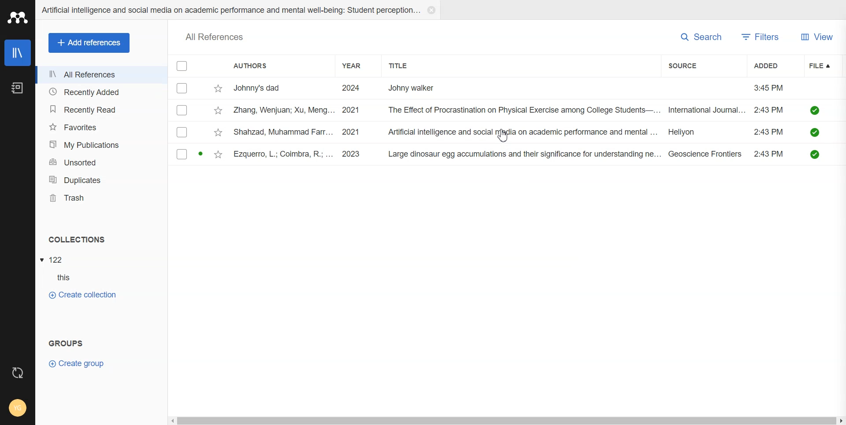 Image resolution: width=846 pixels, height=425 pixels. Describe the element at coordinates (77, 363) in the screenshot. I see `Crate Group` at that location.